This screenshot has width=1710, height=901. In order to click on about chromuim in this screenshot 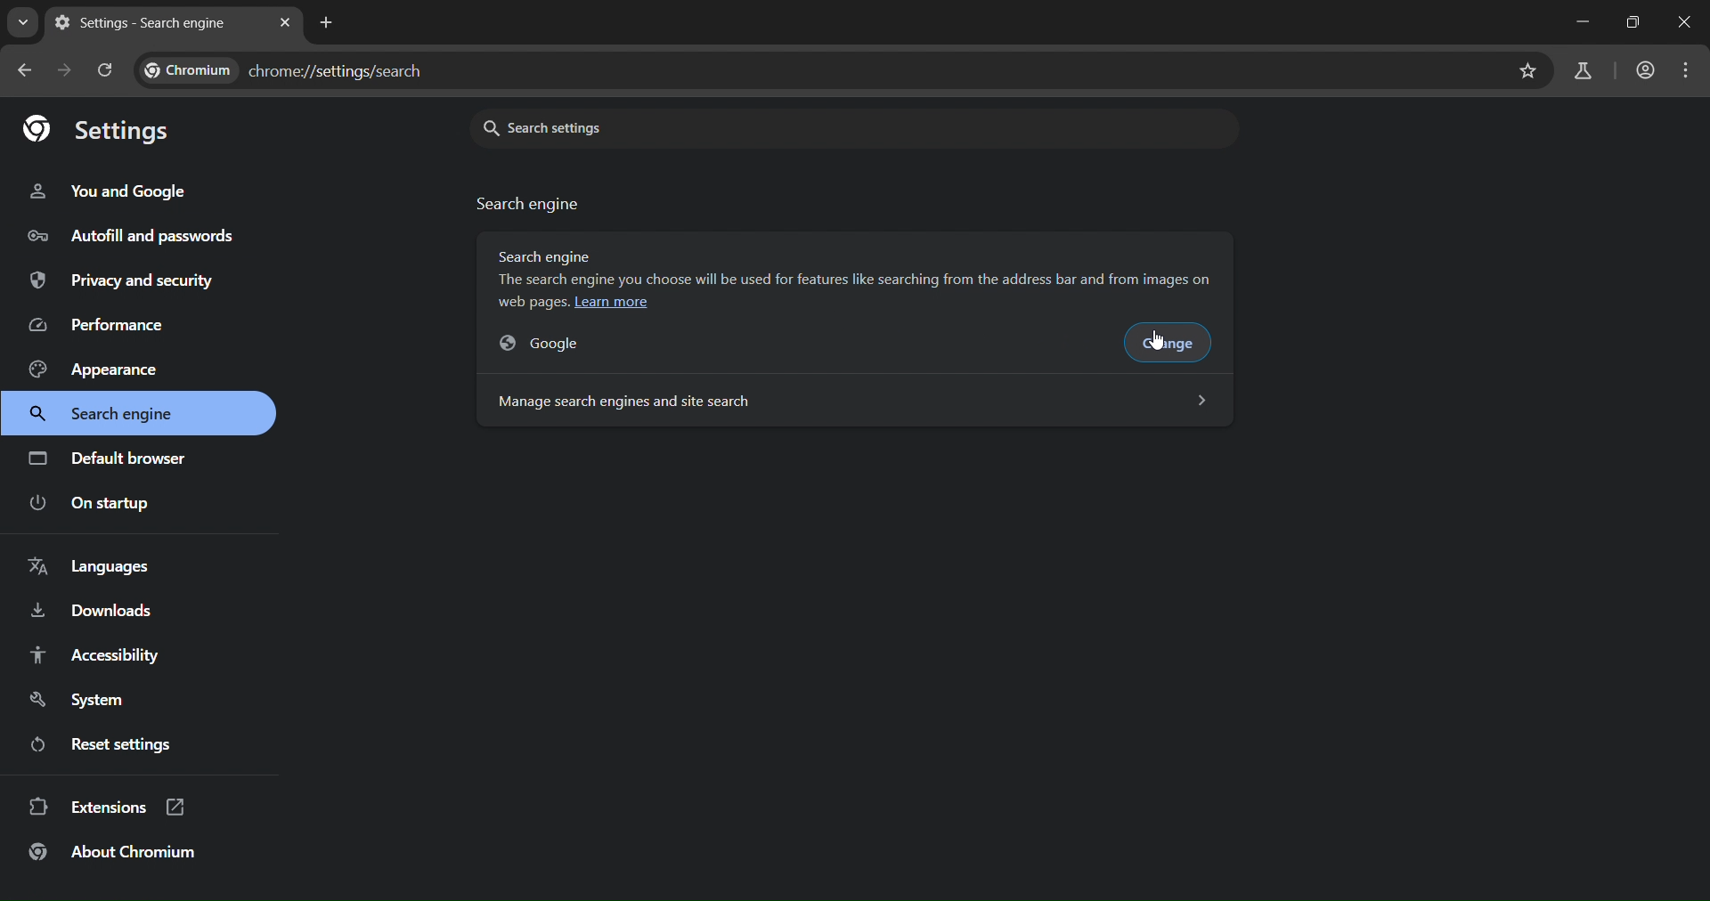, I will do `click(118, 856)`.